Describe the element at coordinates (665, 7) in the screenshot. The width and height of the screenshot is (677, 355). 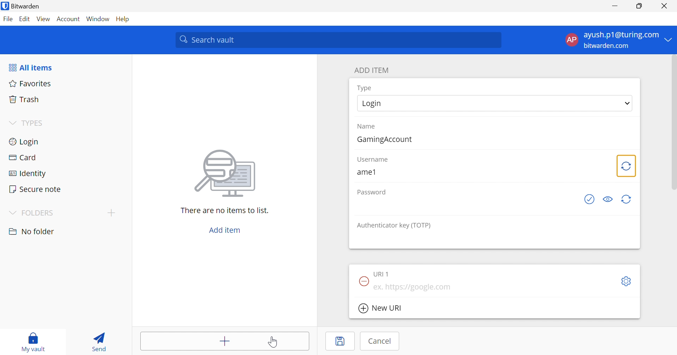
I see `Close` at that location.